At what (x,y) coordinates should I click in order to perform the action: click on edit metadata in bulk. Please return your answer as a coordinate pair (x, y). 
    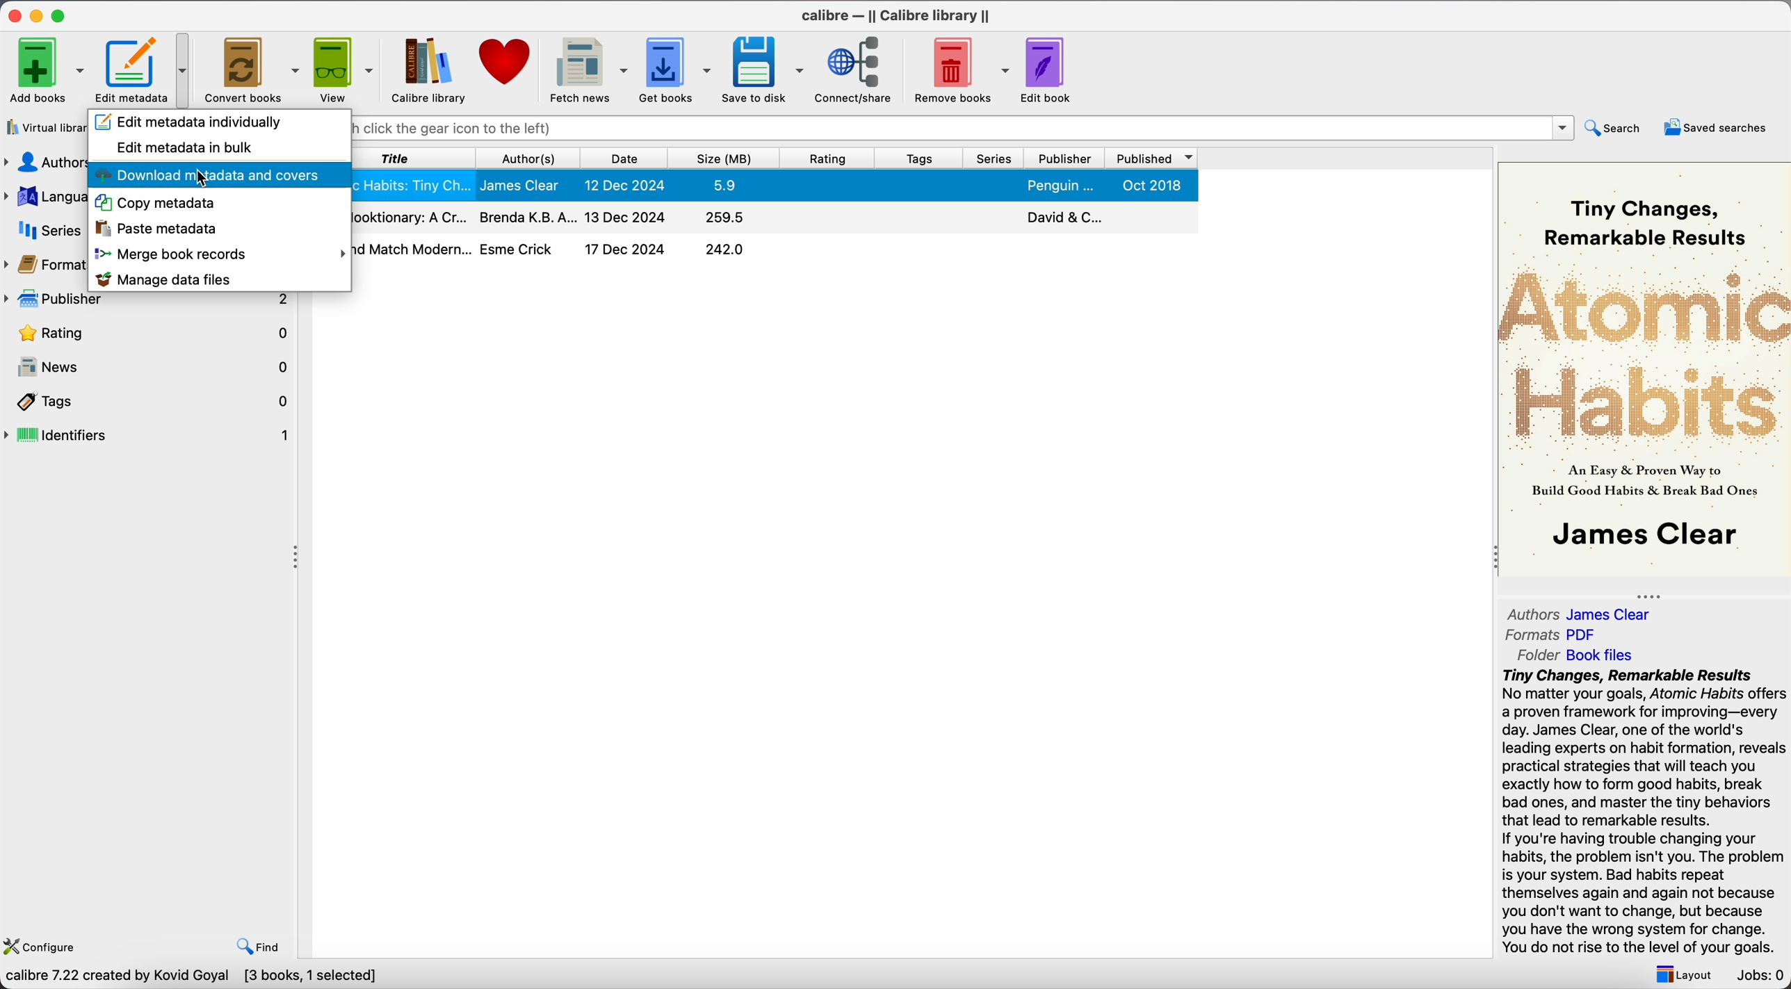
    Looking at the image, I should click on (186, 147).